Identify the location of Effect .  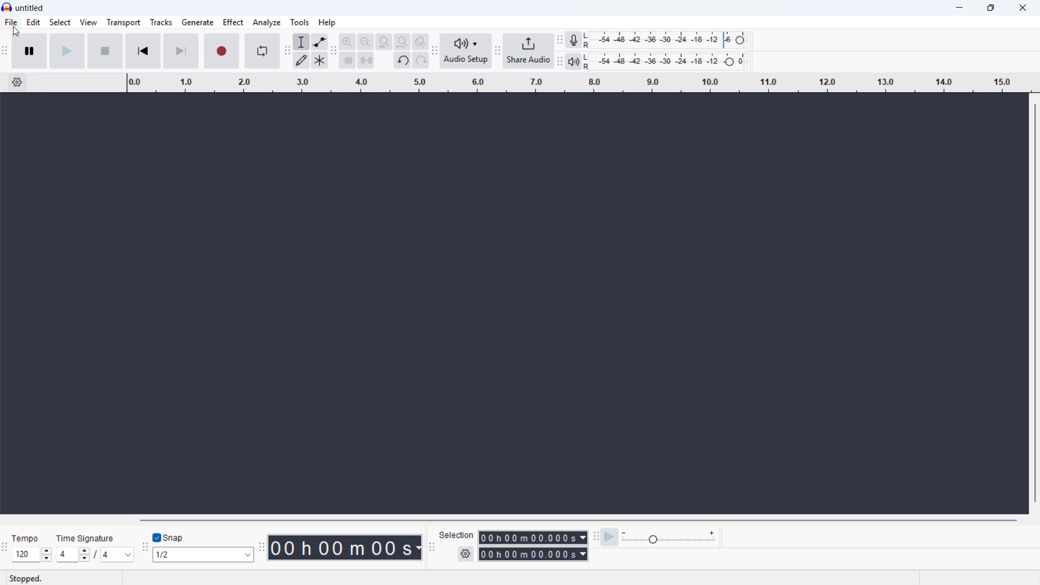
(233, 22).